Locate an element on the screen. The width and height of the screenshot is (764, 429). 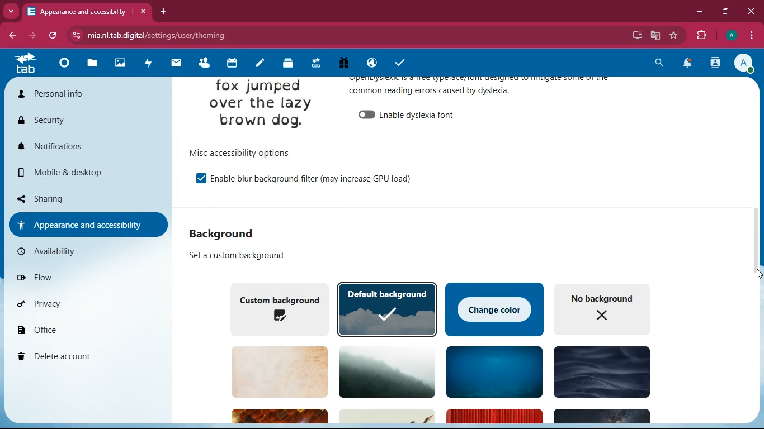
notifications is located at coordinates (689, 64).